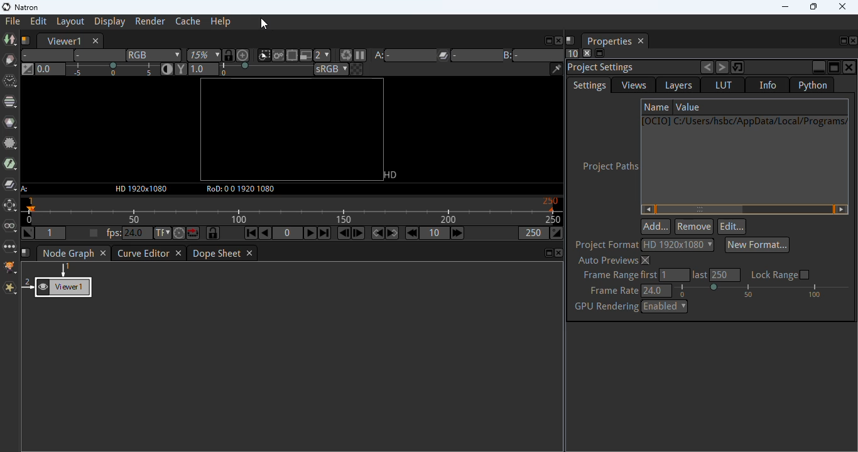 The width and height of the screenshot is (858, 452). What do you see at coordinates (587, 53) in the screenshot?
I see `clears all the panels in the properties bin pane` at bounding box center [587, 53].